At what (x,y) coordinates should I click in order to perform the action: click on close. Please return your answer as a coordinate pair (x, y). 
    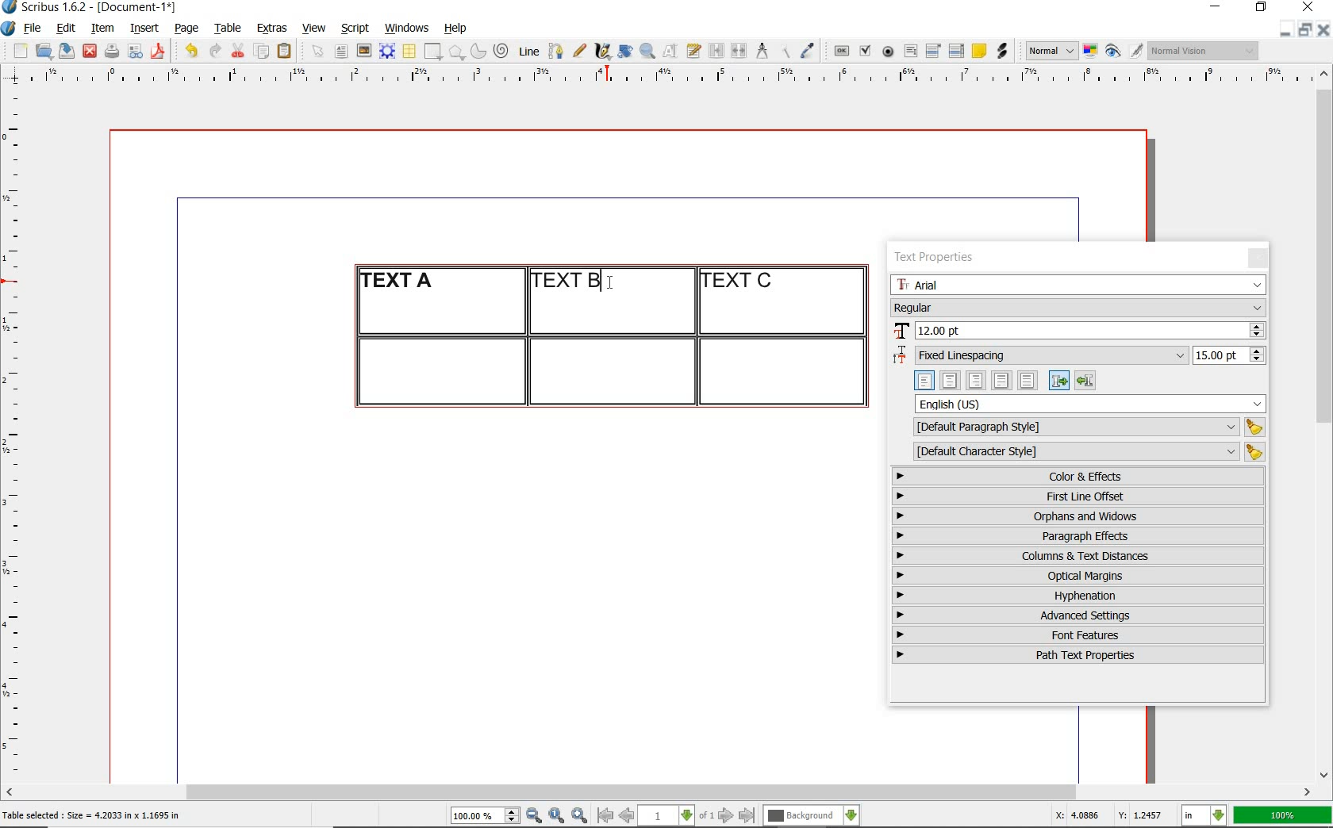
    Looking at the image, I should click on (1323, 29).